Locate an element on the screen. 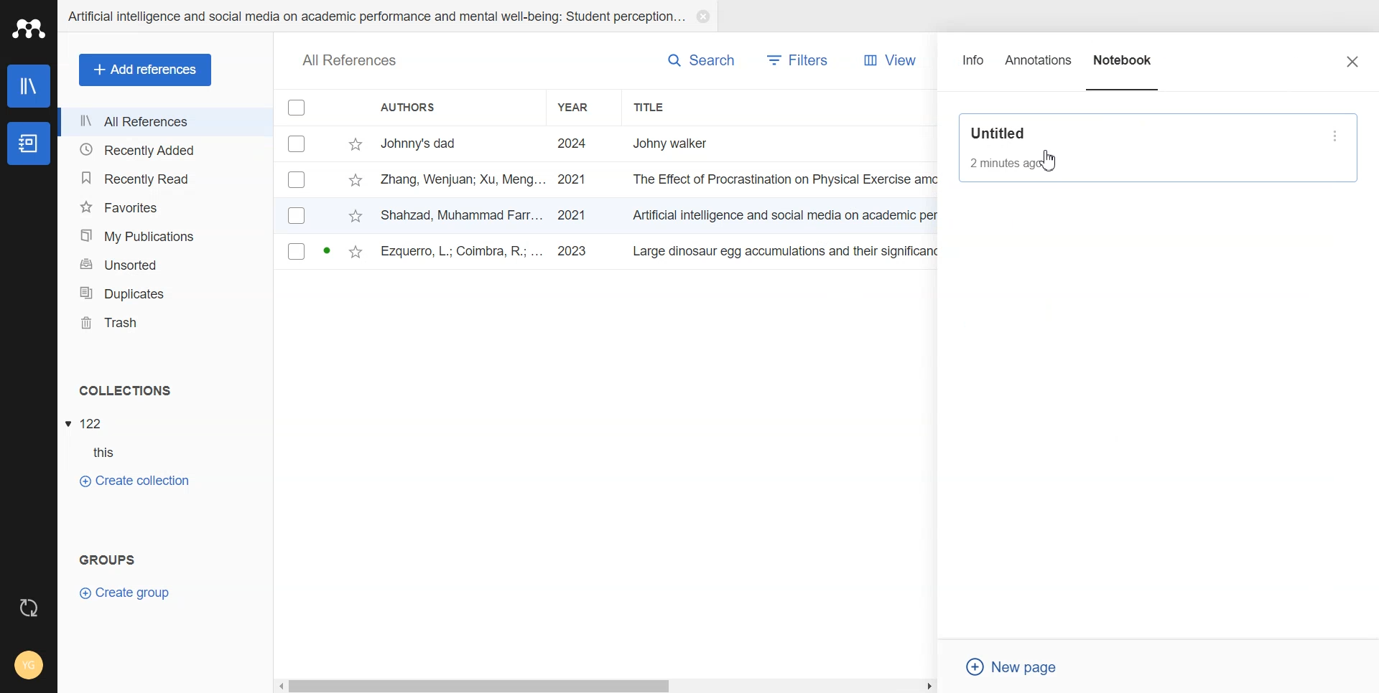 The image size is (1379, 693). Untitled page created 2 minutes ago is located at coordinates (1141, 146).